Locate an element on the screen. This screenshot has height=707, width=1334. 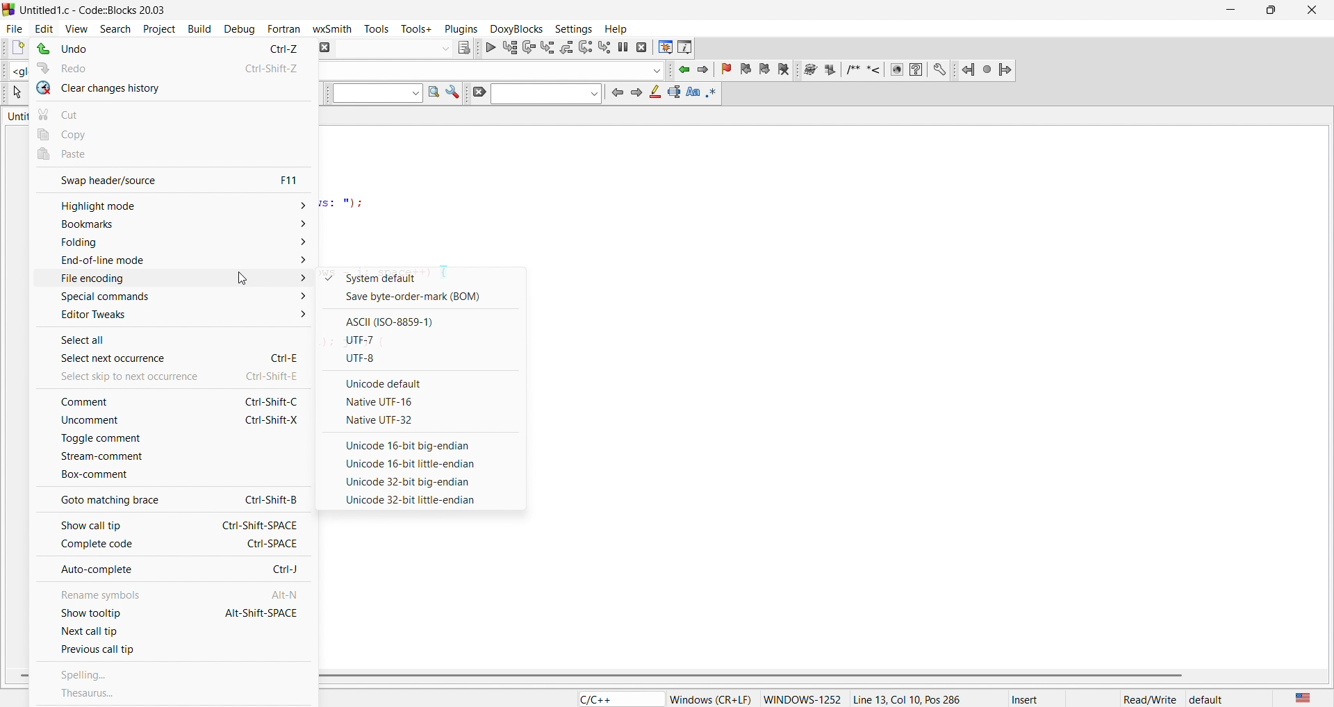
insert comment box is located at coordinates (853, 72).